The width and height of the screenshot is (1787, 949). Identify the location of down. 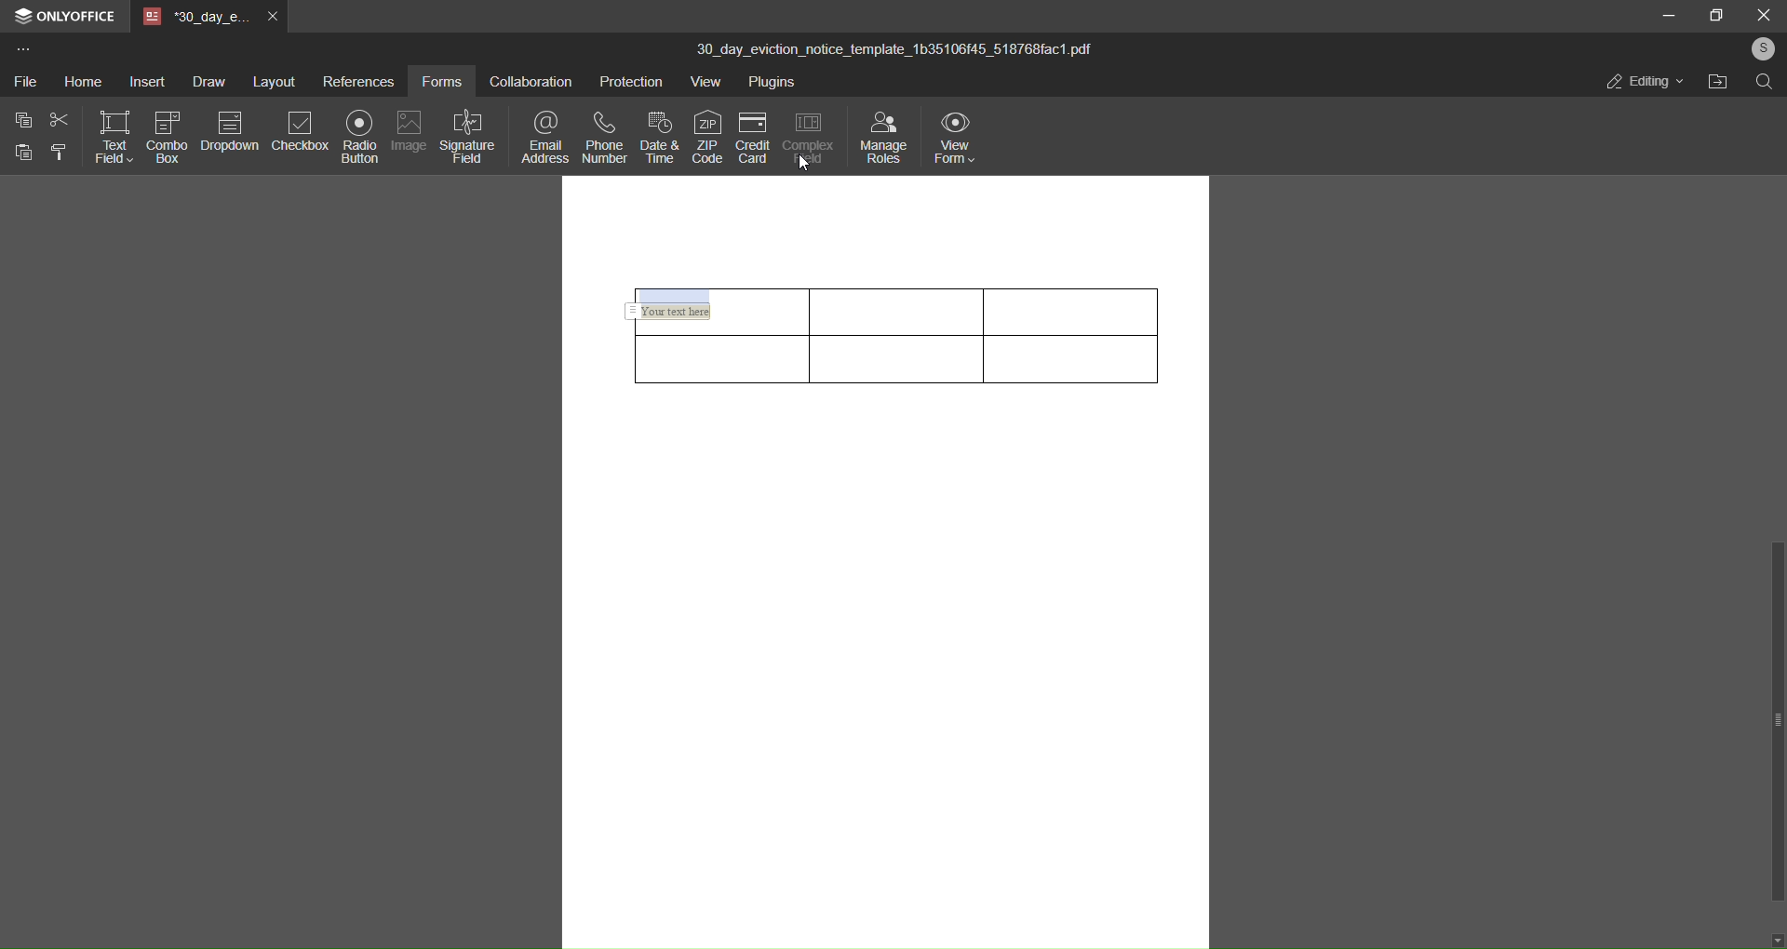
(1777, 938).